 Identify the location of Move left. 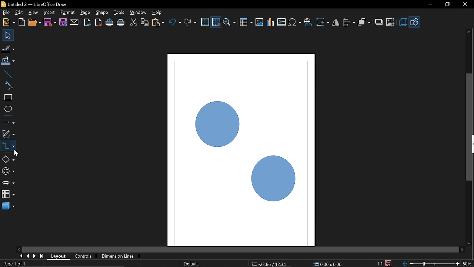
(19, 249).